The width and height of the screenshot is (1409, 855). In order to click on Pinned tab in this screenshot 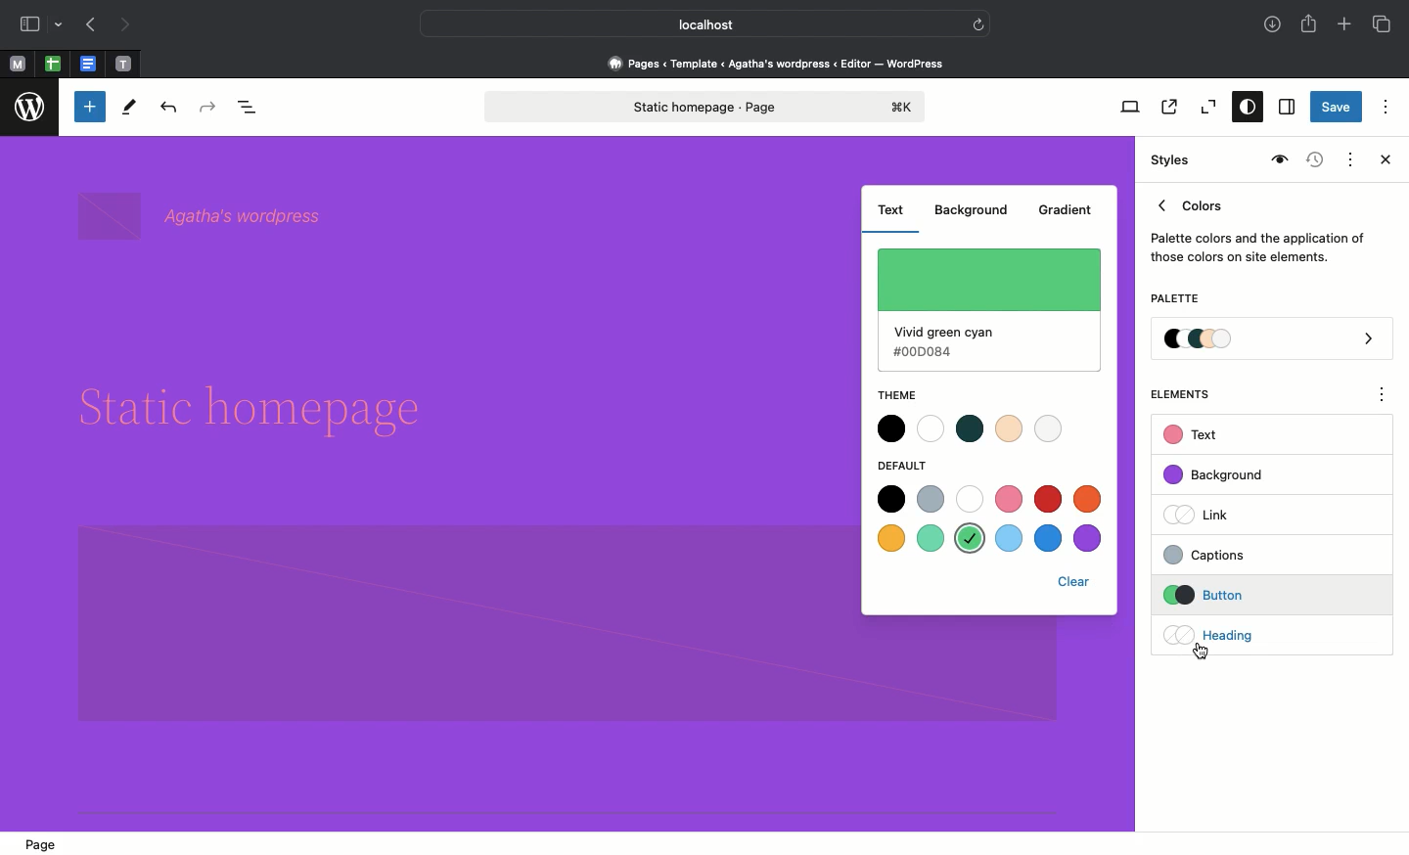, I will do `click(90, 65)`.